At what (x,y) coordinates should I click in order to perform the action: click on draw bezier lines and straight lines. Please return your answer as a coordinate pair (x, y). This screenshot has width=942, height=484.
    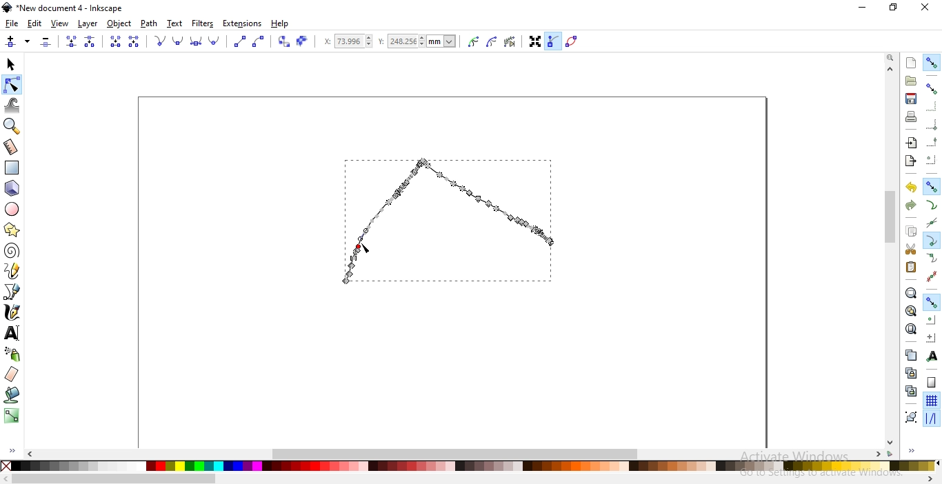
    Looking at the image, I should click on (12, 292).